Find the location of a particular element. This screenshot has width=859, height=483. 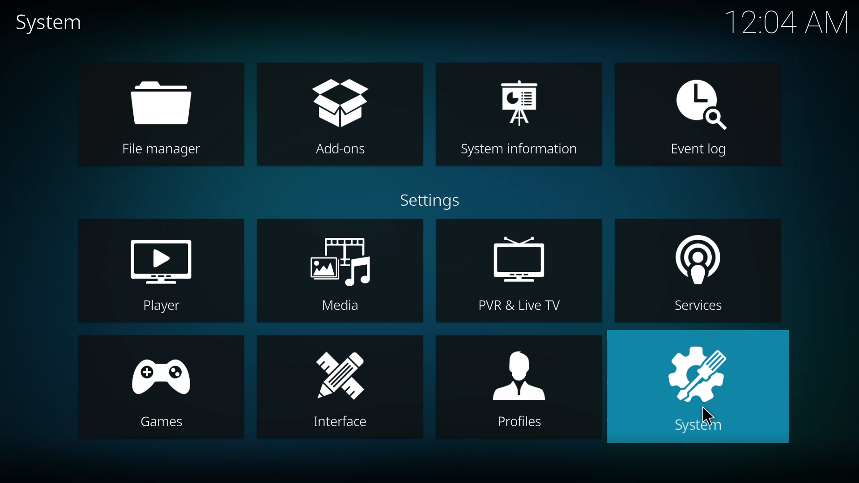

system information is located at coordinates (519, 112).